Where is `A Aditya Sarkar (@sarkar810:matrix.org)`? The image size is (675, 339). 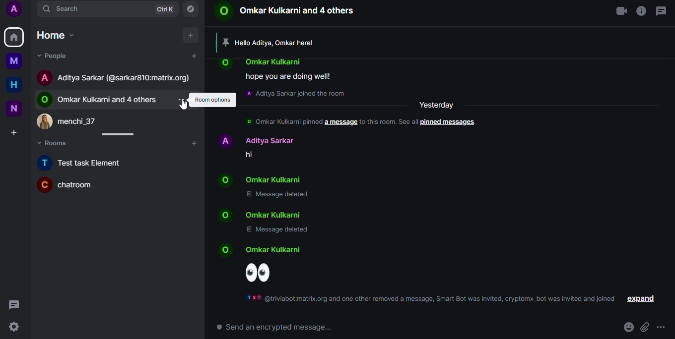 A Aditya Sarkar (@sarkar810:matrix.org) is located at coordinates (126, 78).